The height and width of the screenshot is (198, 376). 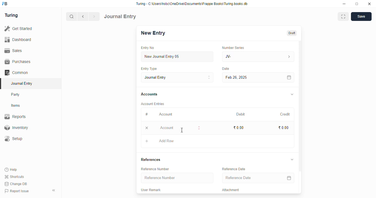 What do you see at coordinates (152, 104) in the screenshot?
I see `account entries` at bounding box center [152, 104].